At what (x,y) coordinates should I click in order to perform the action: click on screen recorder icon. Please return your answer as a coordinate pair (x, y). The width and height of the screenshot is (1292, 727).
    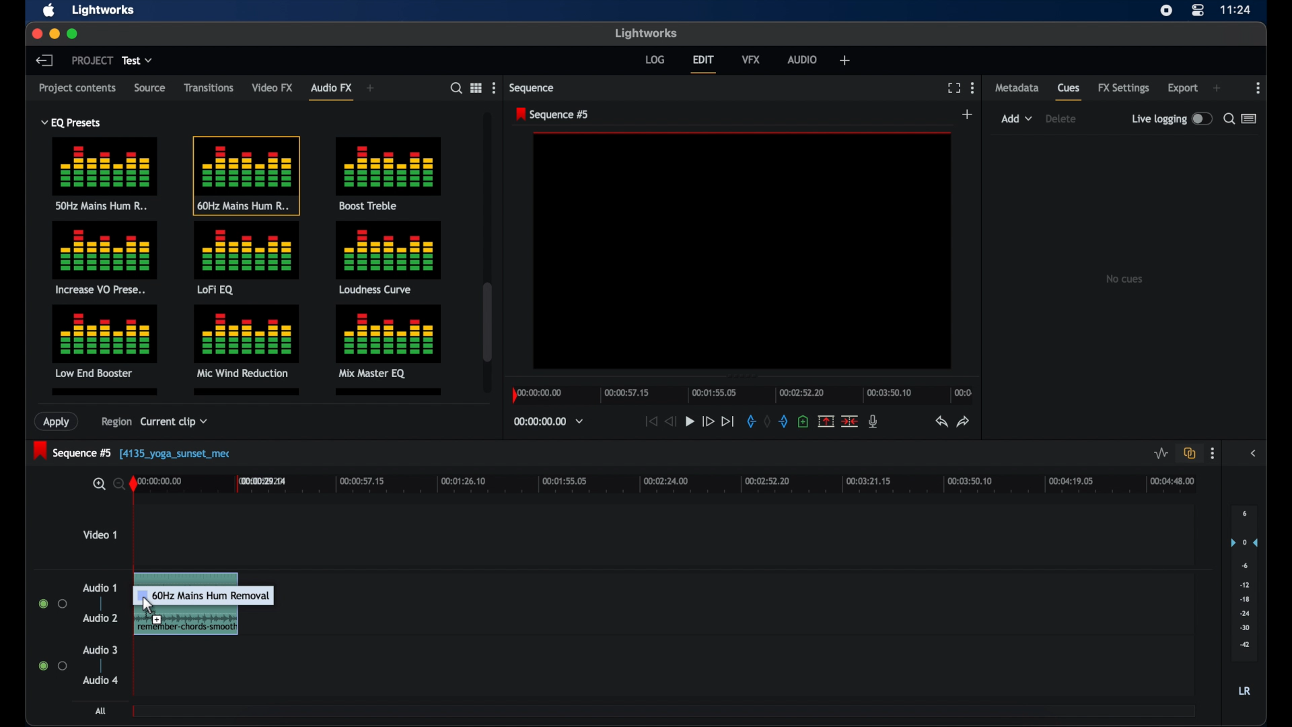
    Looking at the image, I should click on (1166, 11).